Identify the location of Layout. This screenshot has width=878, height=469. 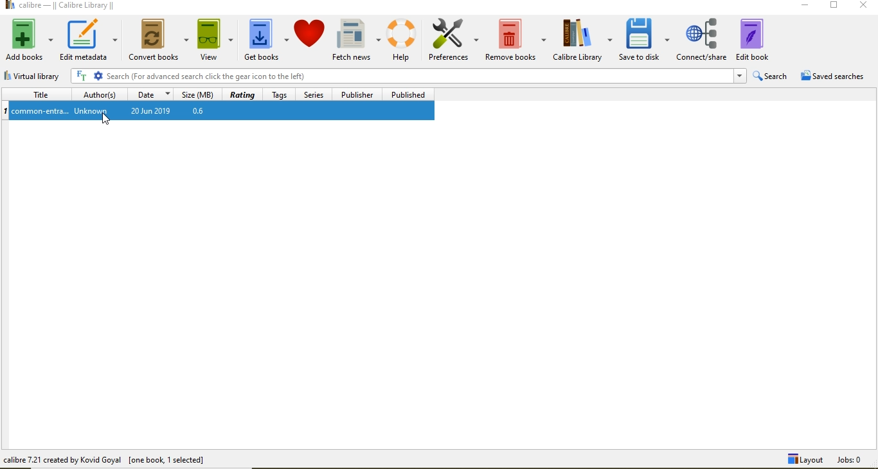
(803, 460).